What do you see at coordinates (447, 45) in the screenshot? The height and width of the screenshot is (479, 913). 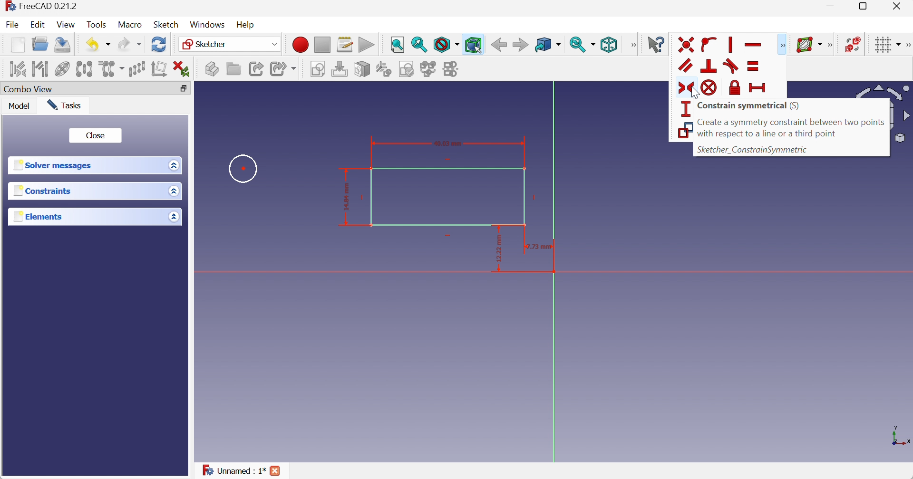 I see `Draw style` at bounding box center [447, 45].